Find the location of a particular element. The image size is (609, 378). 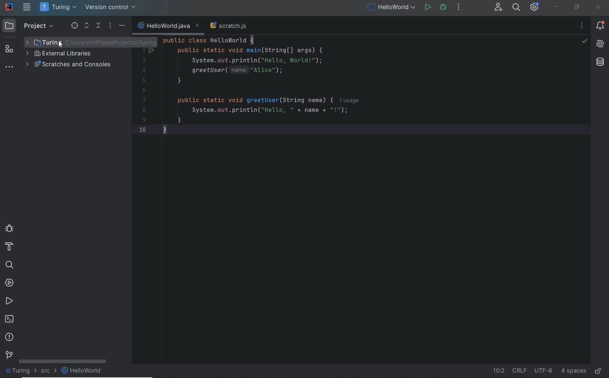

project name is located at coordinates (59, 7).